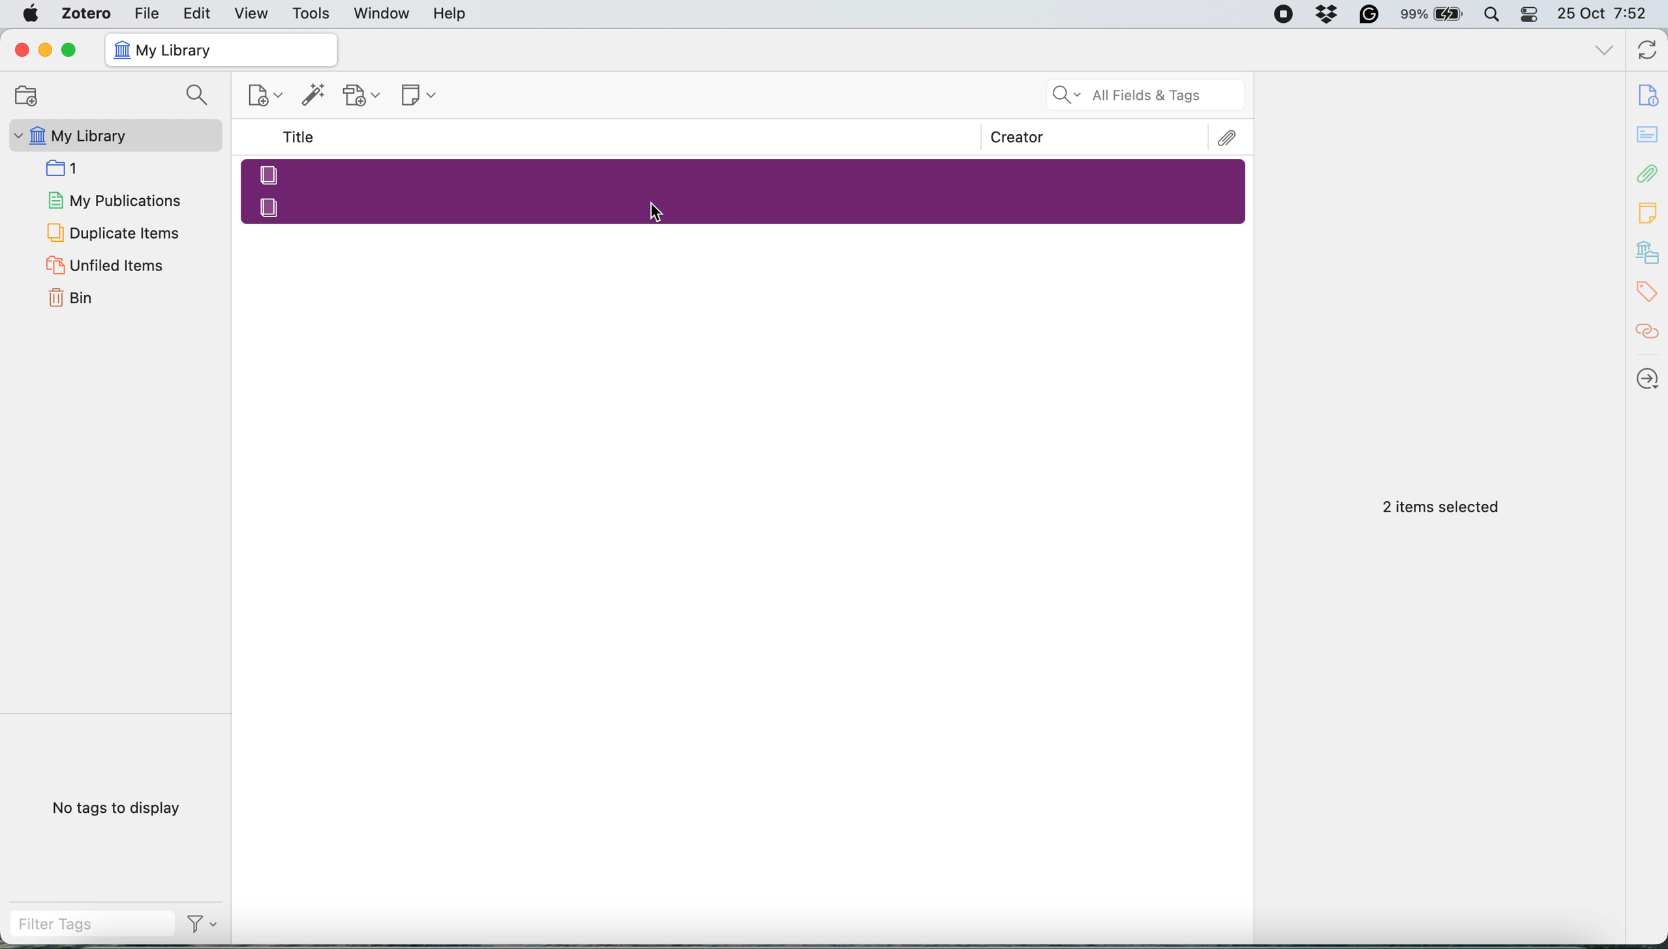 This screenshot has width=1668, height=949. I want to click on My Library, so click(220, 50).